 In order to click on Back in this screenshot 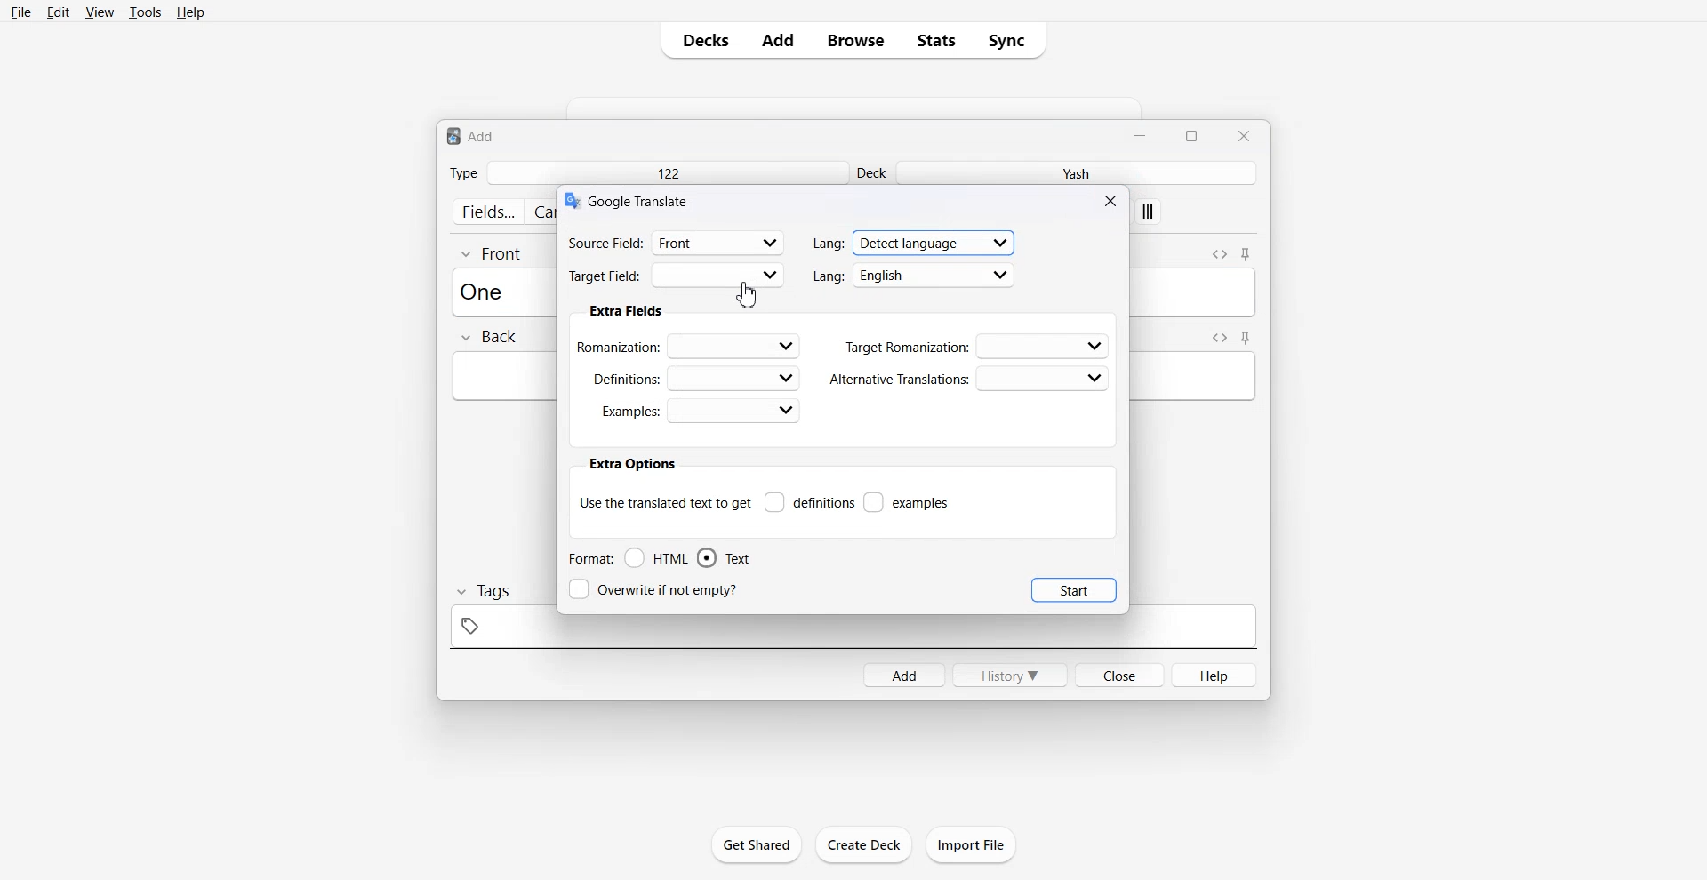, I will do `click(488, 338)`.